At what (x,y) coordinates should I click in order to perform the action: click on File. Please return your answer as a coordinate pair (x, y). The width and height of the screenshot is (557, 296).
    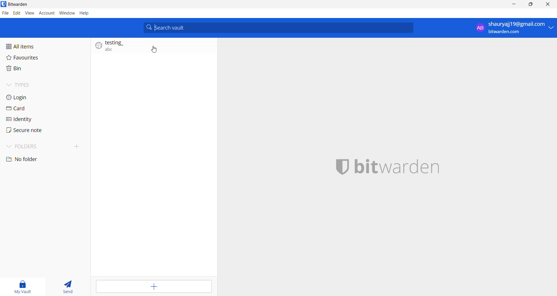
    Looking at the image, I should click on (6, 14).